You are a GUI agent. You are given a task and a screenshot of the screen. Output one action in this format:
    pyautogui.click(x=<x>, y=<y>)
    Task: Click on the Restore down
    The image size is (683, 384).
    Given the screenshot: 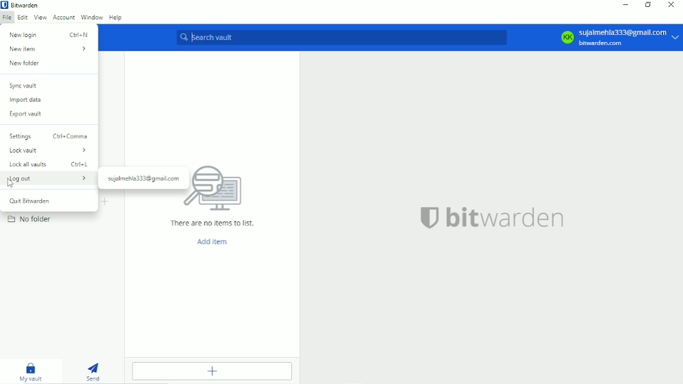 What is the action you would take?
    pyautogui.click(x=649, y=6)
    